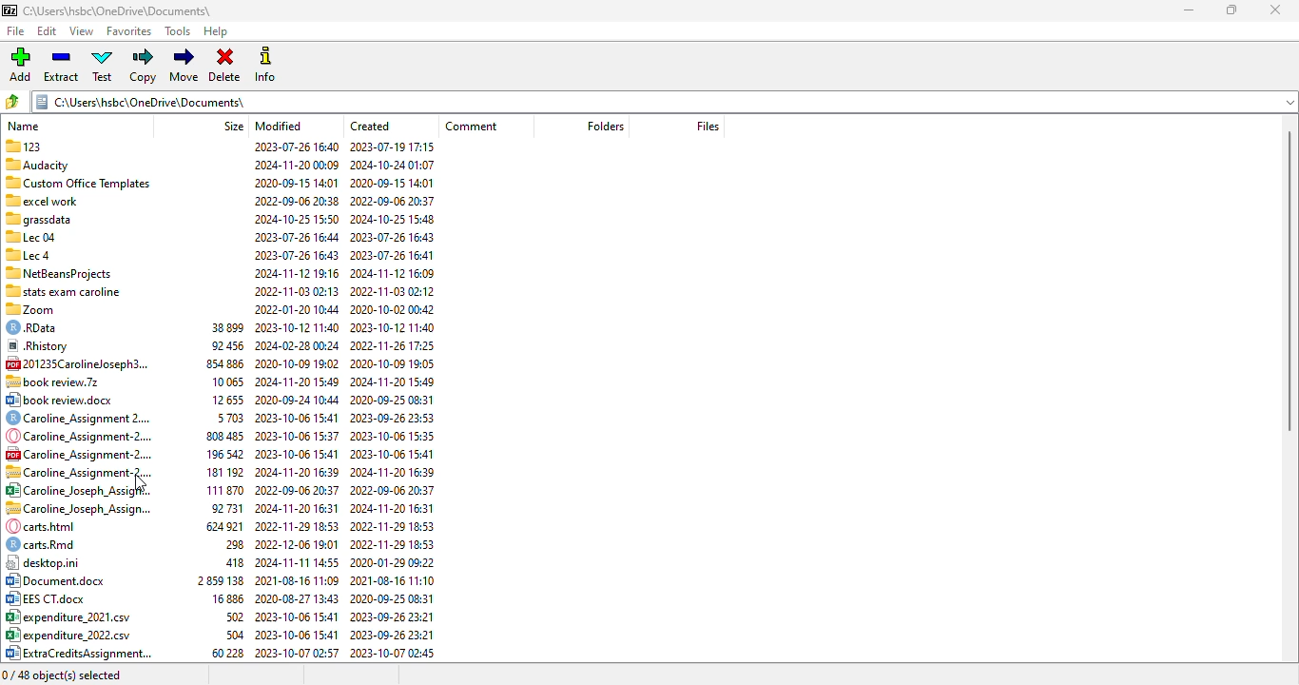 The image size is (1299, 685). I want to click on created, so click(370, 126).